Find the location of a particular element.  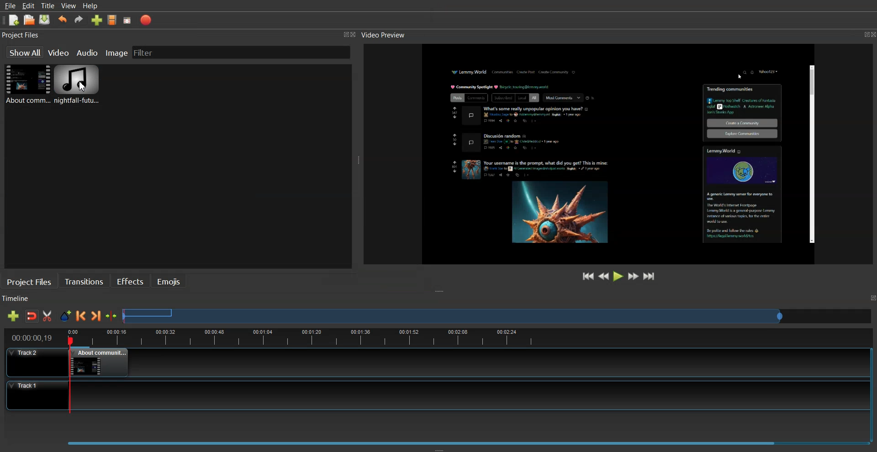

Window Adjuster is located at coordinates (441, 292).